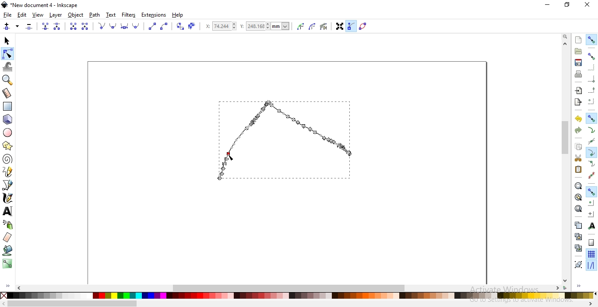  I want to click on X coordinate of selected nodes, so click(220, 28).